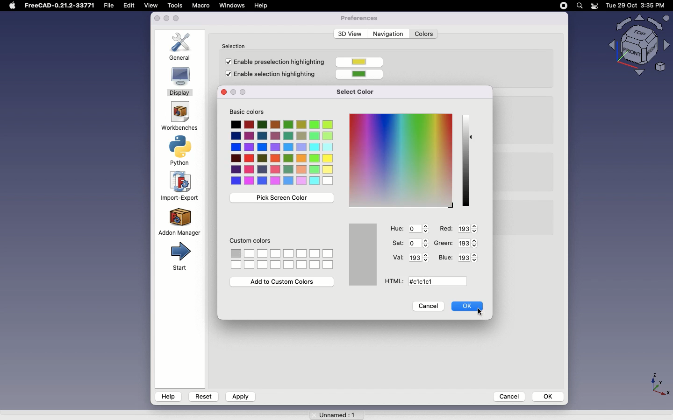 This screenshot has width=673, height=420. Describe the element at coordinates (263, 5) in the screenshot. I see `Help` at that location.